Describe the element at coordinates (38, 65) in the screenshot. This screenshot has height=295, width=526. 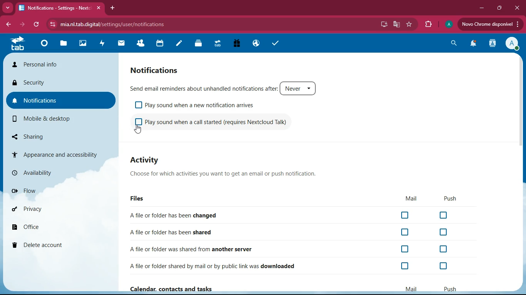
I see `personal info` at that location.